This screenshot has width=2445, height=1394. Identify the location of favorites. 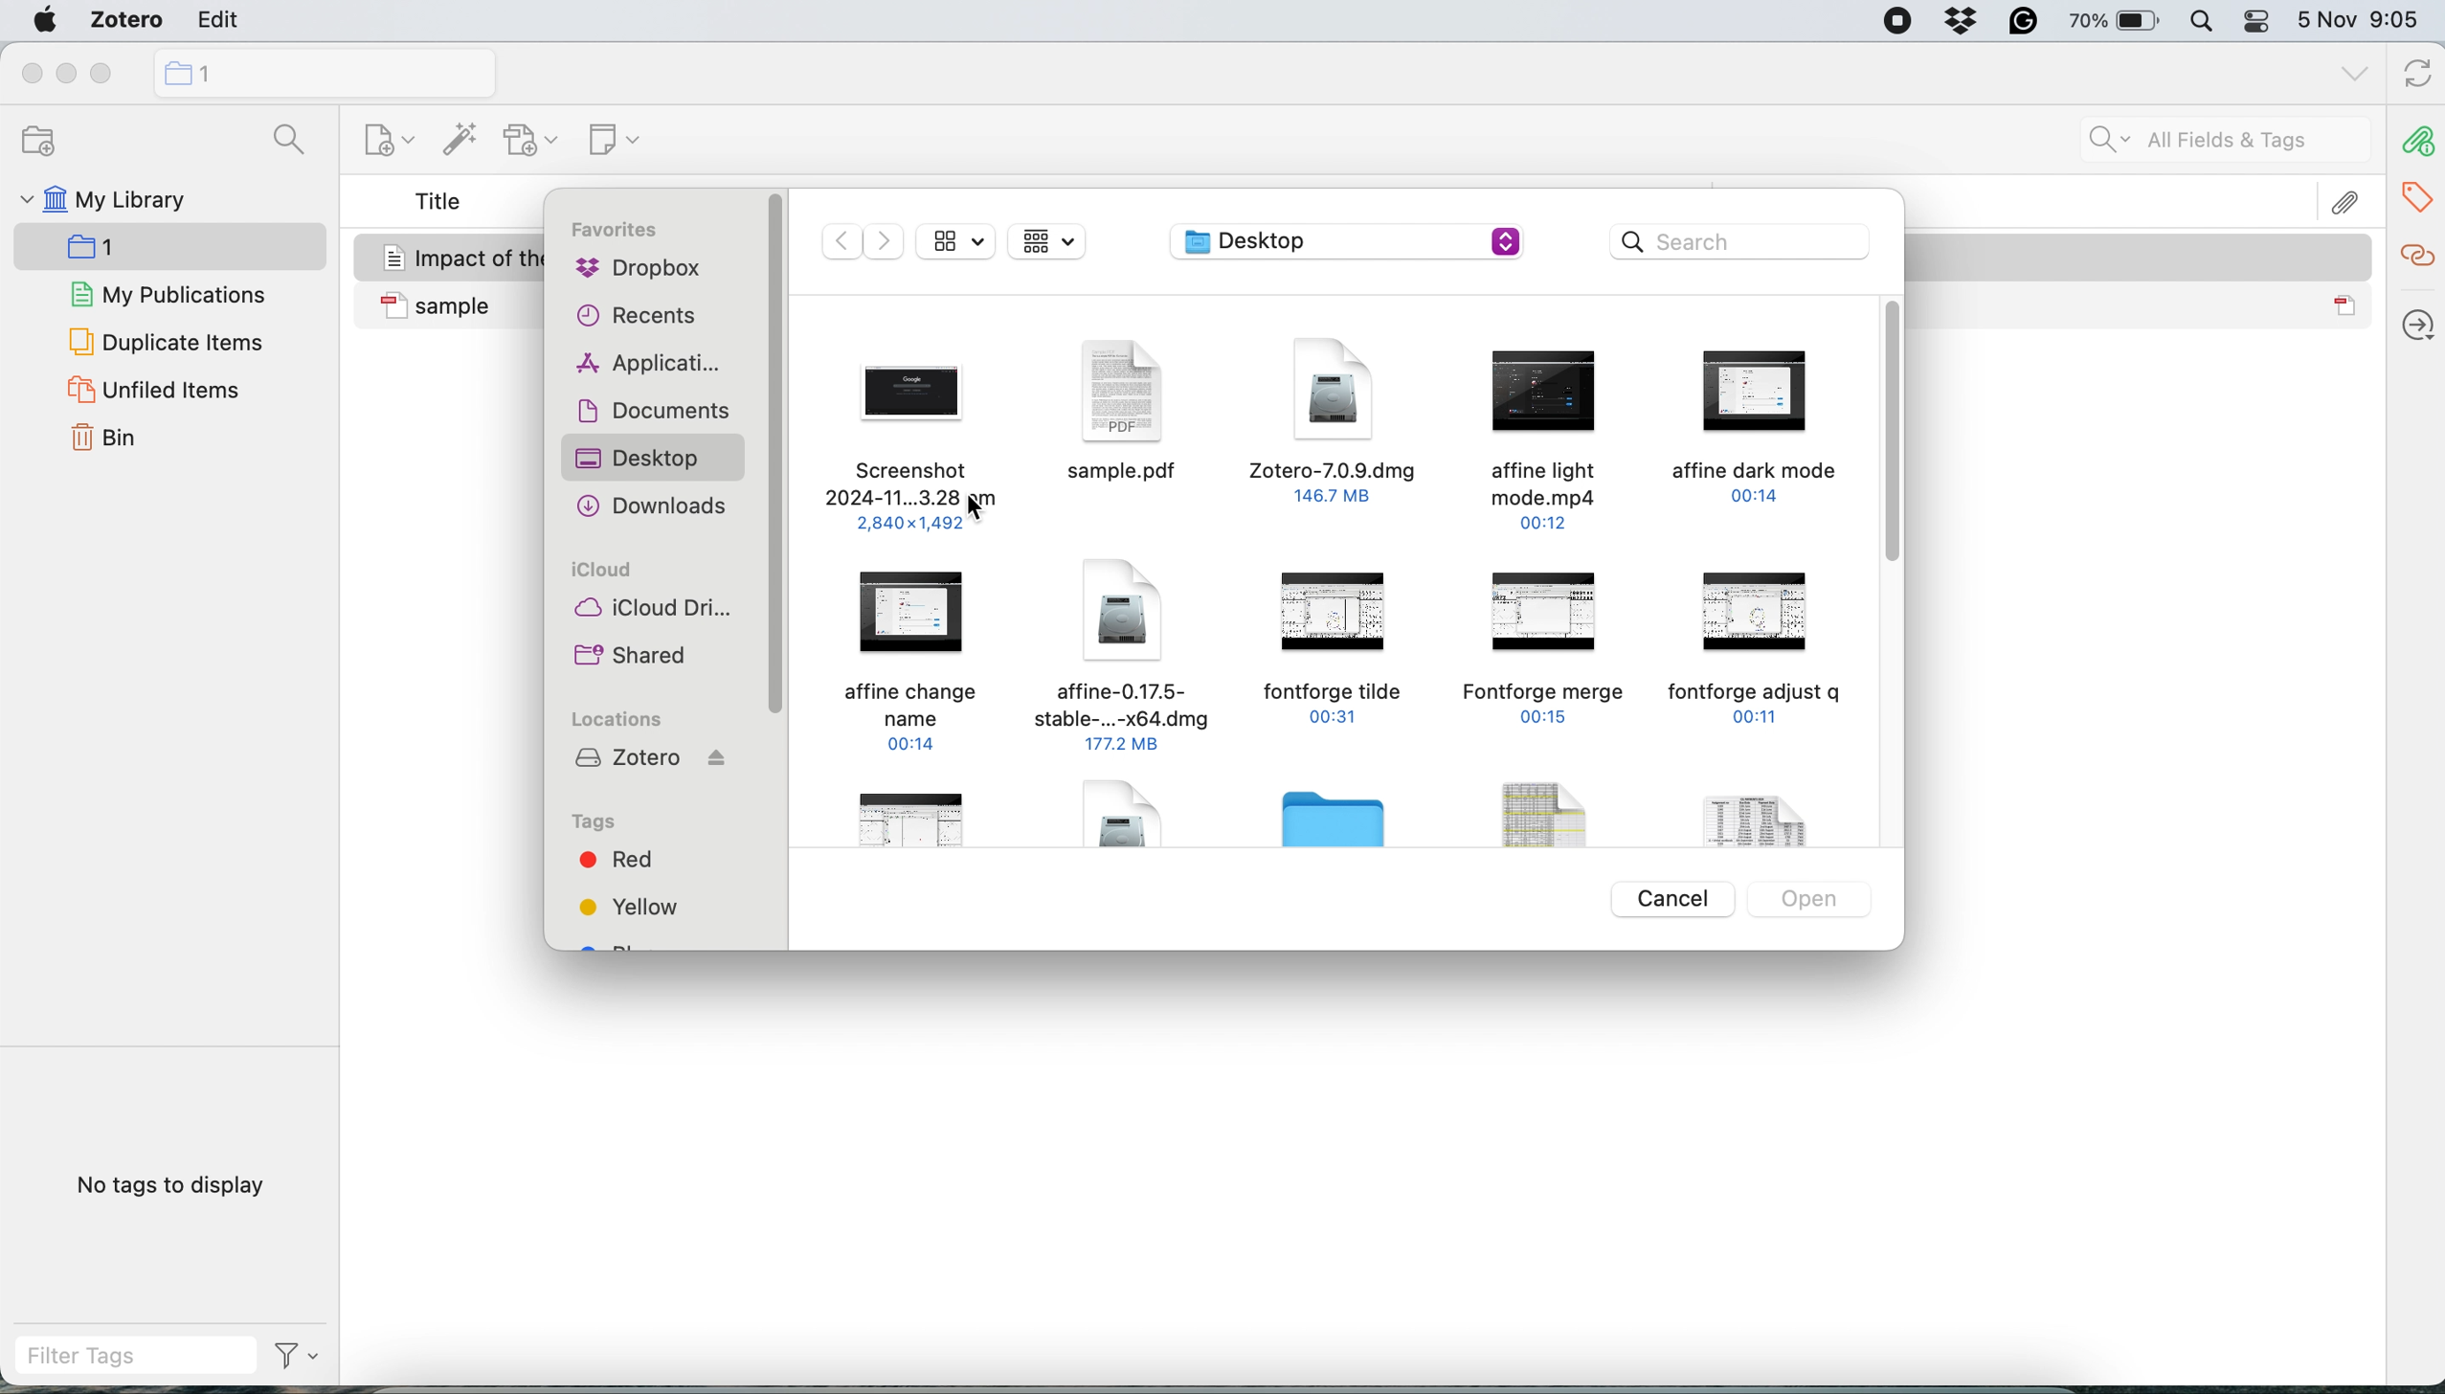
(619, 233).